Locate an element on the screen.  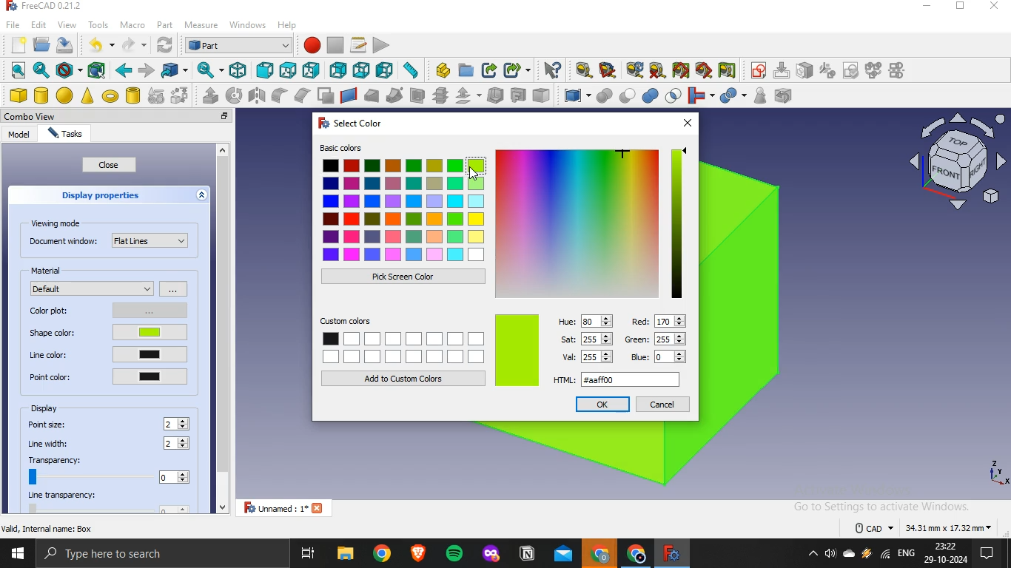
shape color is located at coordinates (104, 334).